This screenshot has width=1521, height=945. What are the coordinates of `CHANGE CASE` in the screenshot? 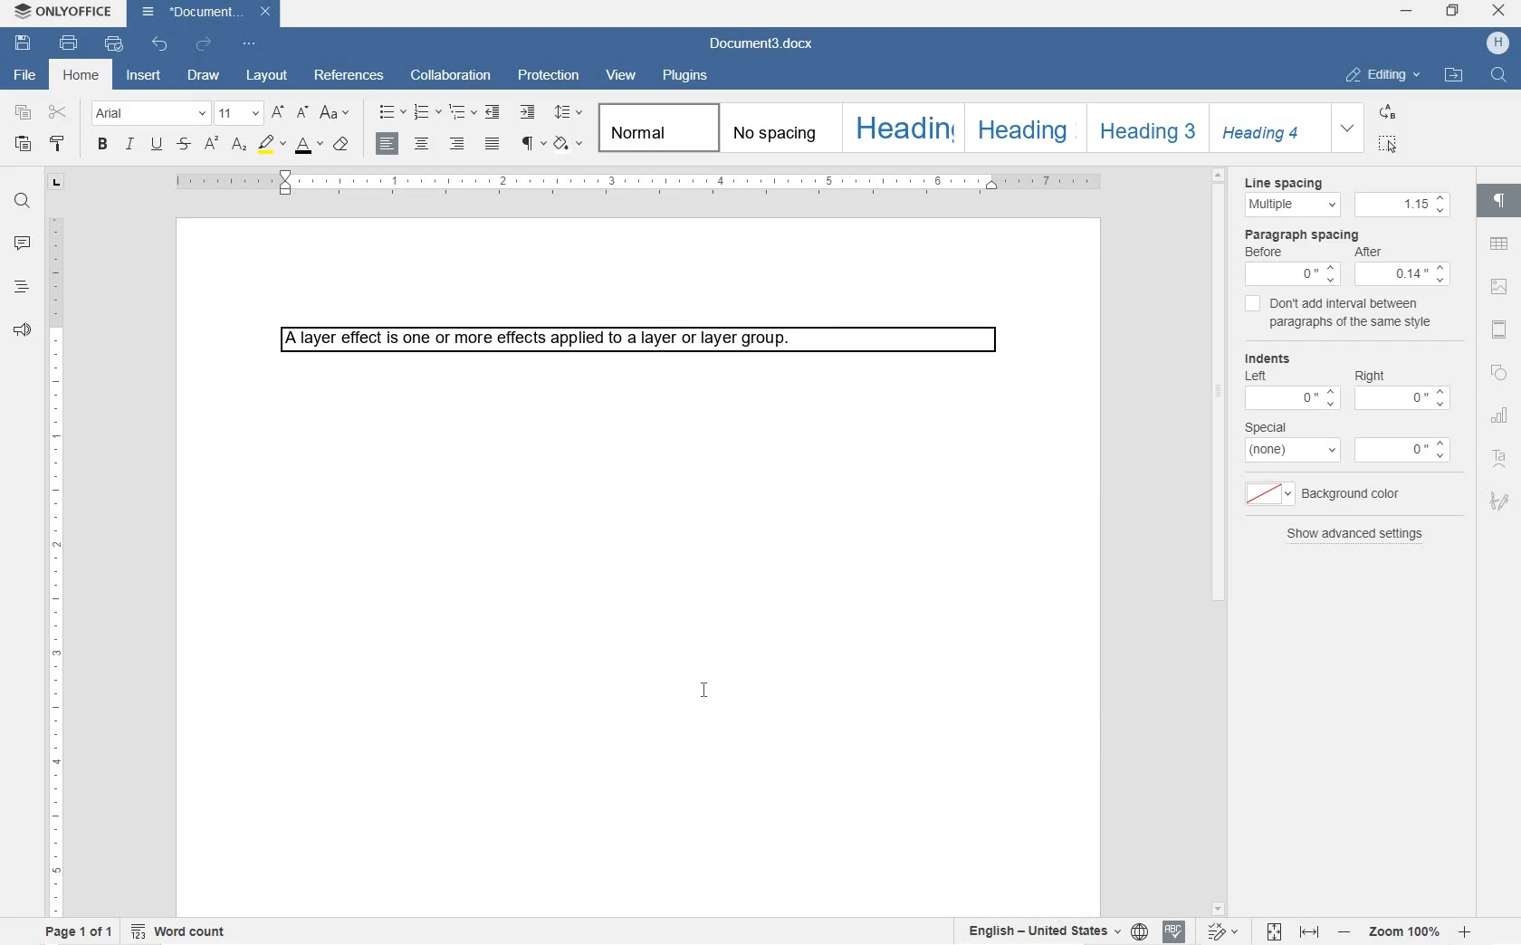 It's located at (336, 113).